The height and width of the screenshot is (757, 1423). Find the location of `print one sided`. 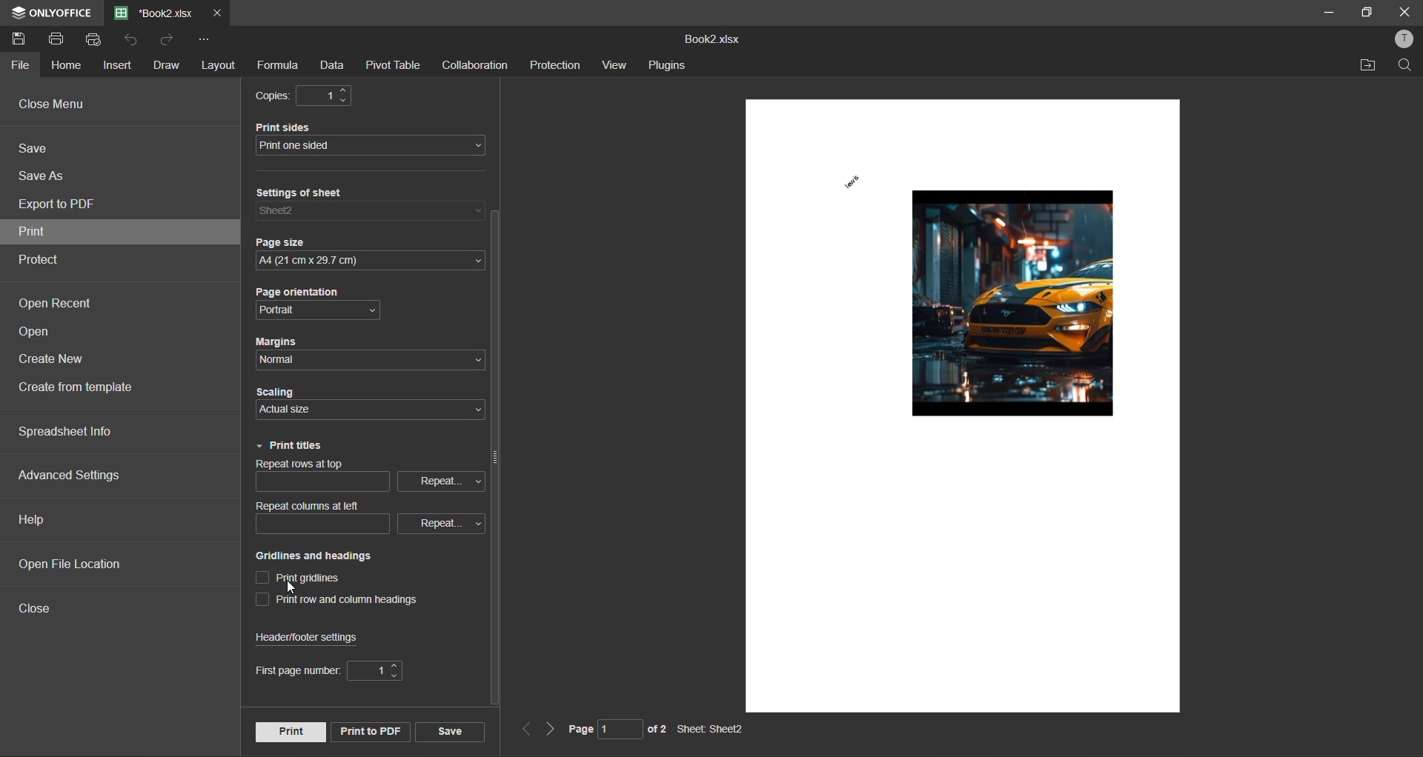

print one sided is located at coordinates (332, 147).